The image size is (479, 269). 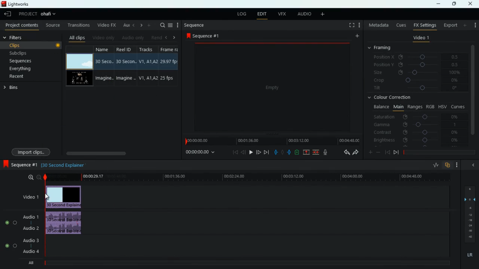 I want to click on minimize, so click(x=440, y=4).